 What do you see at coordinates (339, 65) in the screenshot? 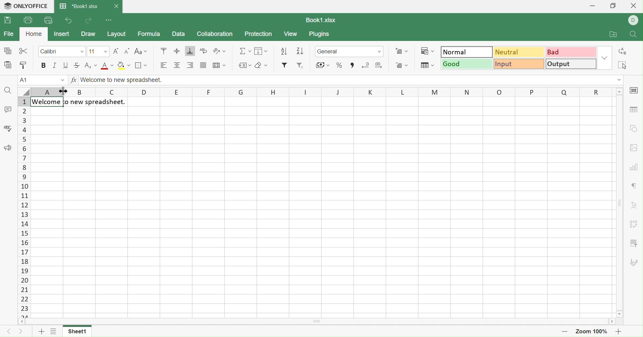
I see `Percentage style` at bounding box center [339, 65].